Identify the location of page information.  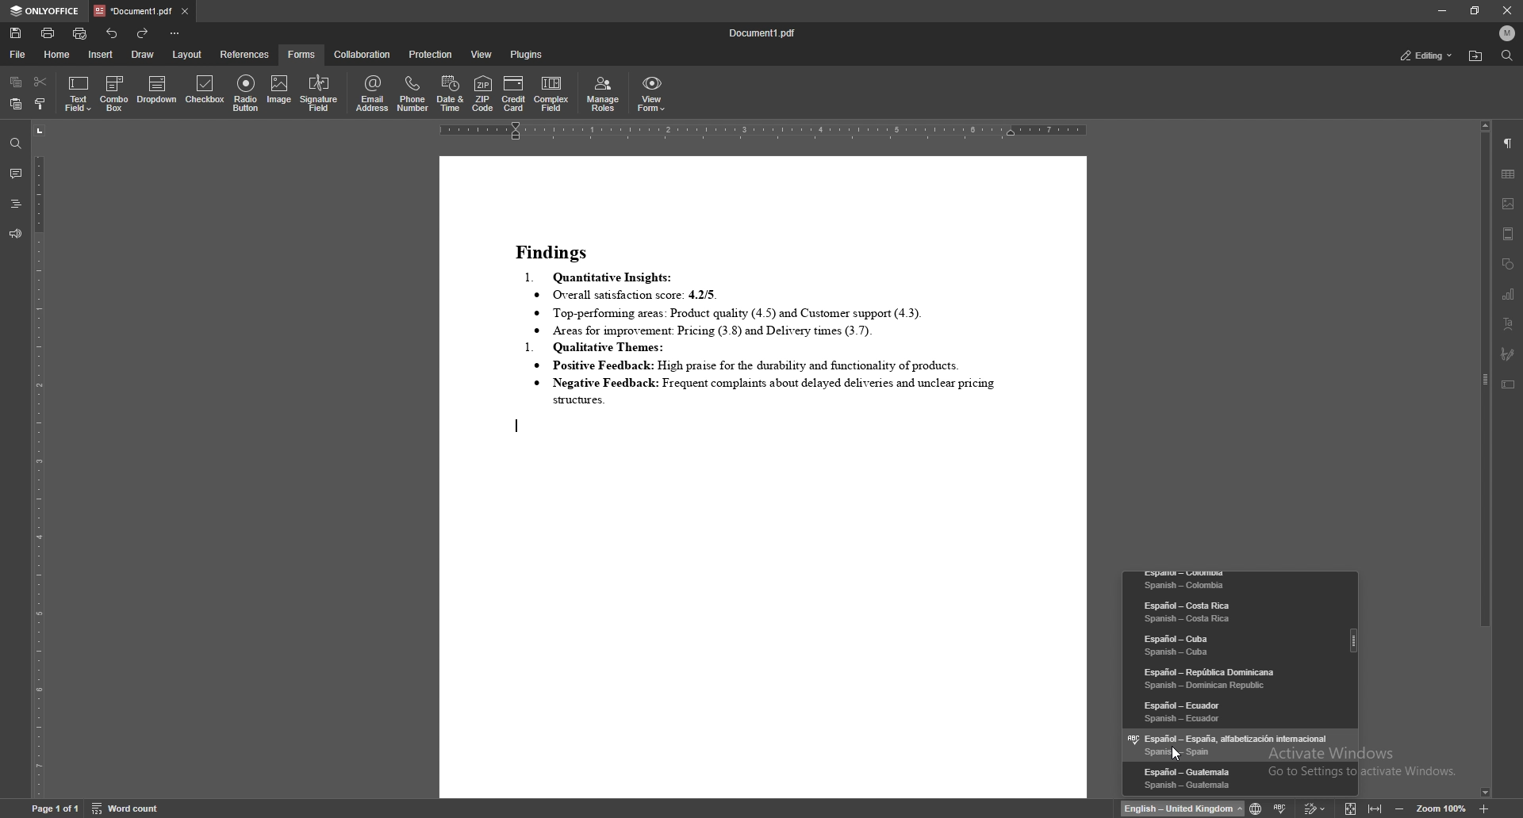
(53, 810).